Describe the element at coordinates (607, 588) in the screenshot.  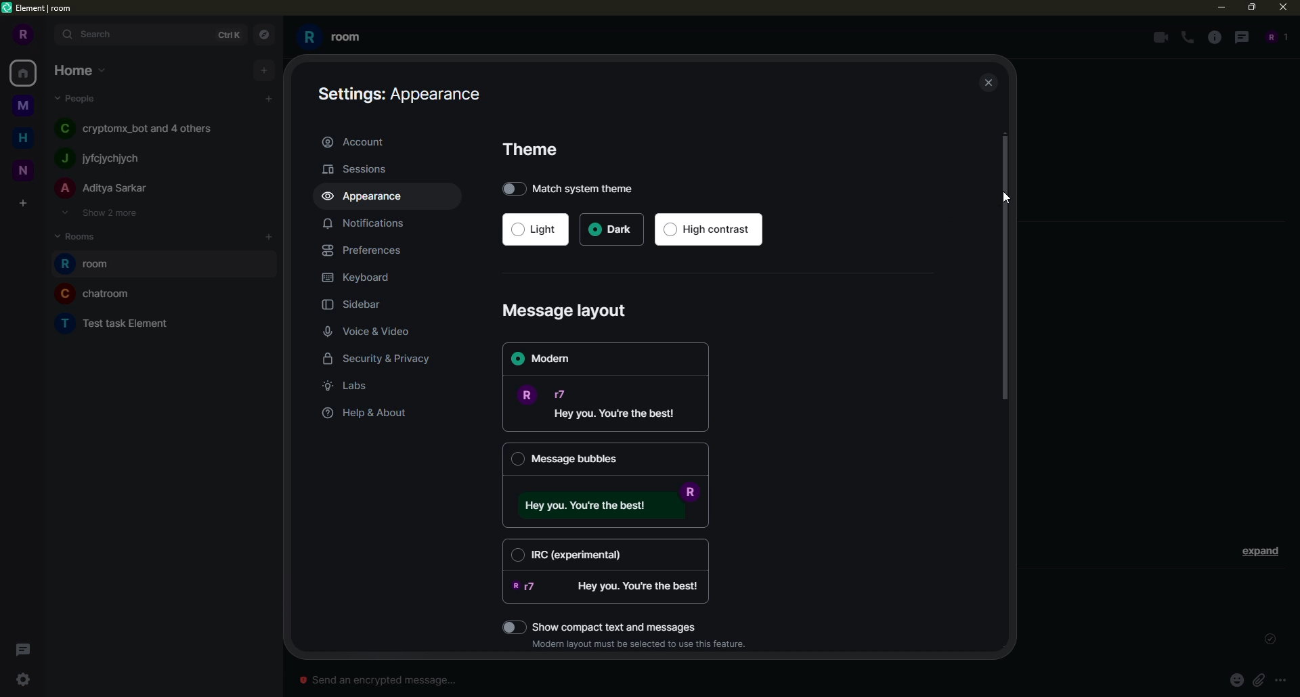
I see `message layout` at that location.